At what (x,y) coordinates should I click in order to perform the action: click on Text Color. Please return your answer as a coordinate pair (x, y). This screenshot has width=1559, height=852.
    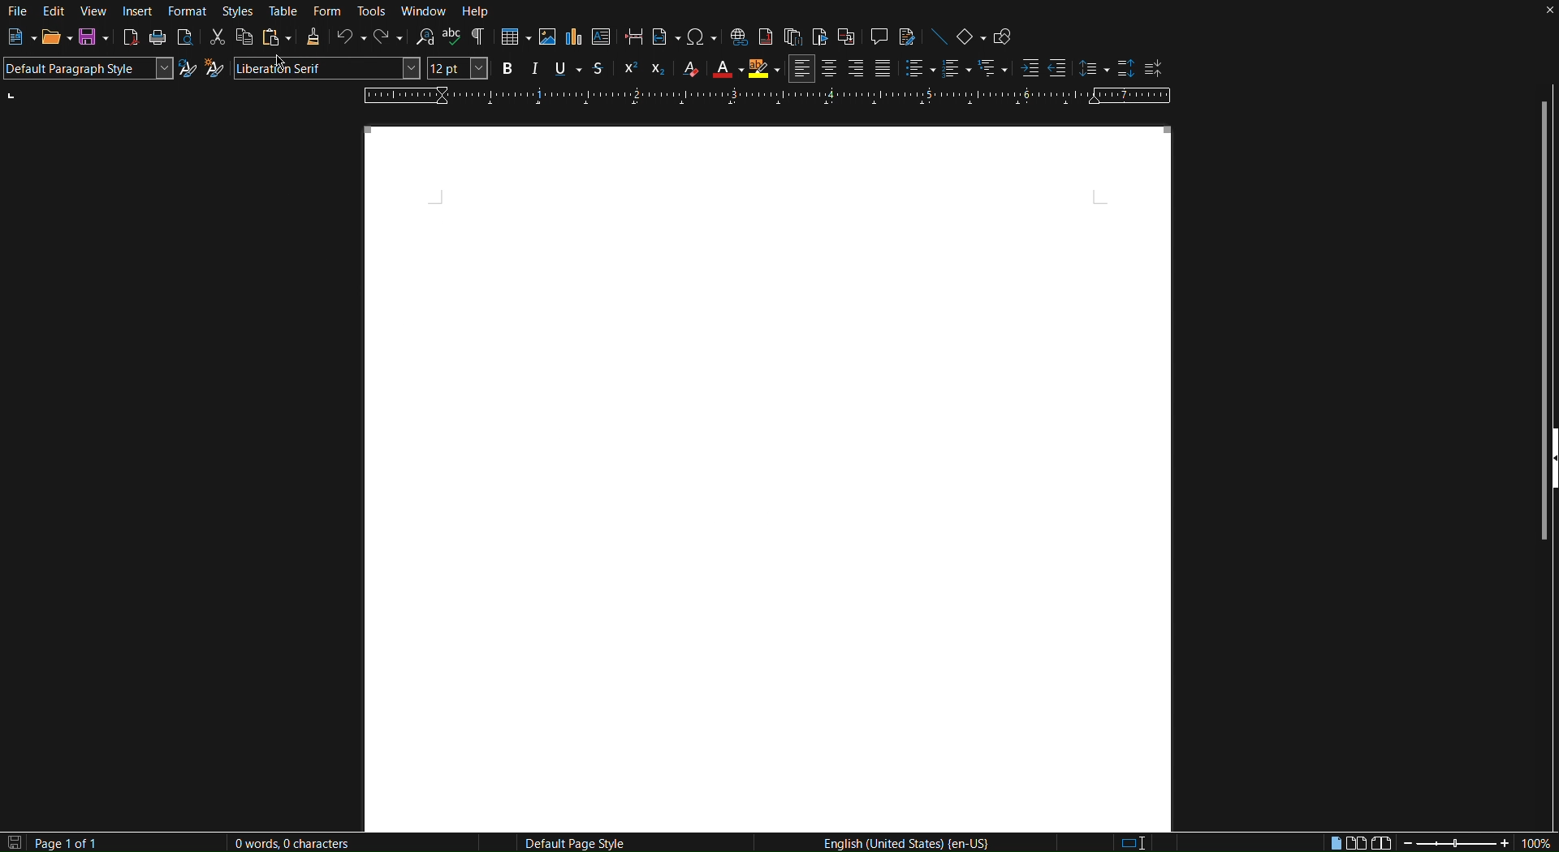
    Looking at the image, I should click on (726, 69).